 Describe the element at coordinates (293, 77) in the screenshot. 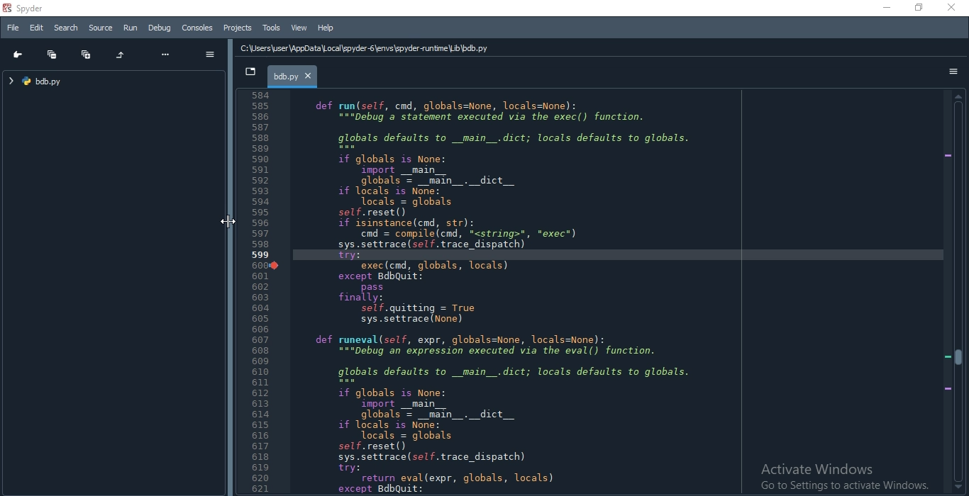

I see `bdb.py` at that location.